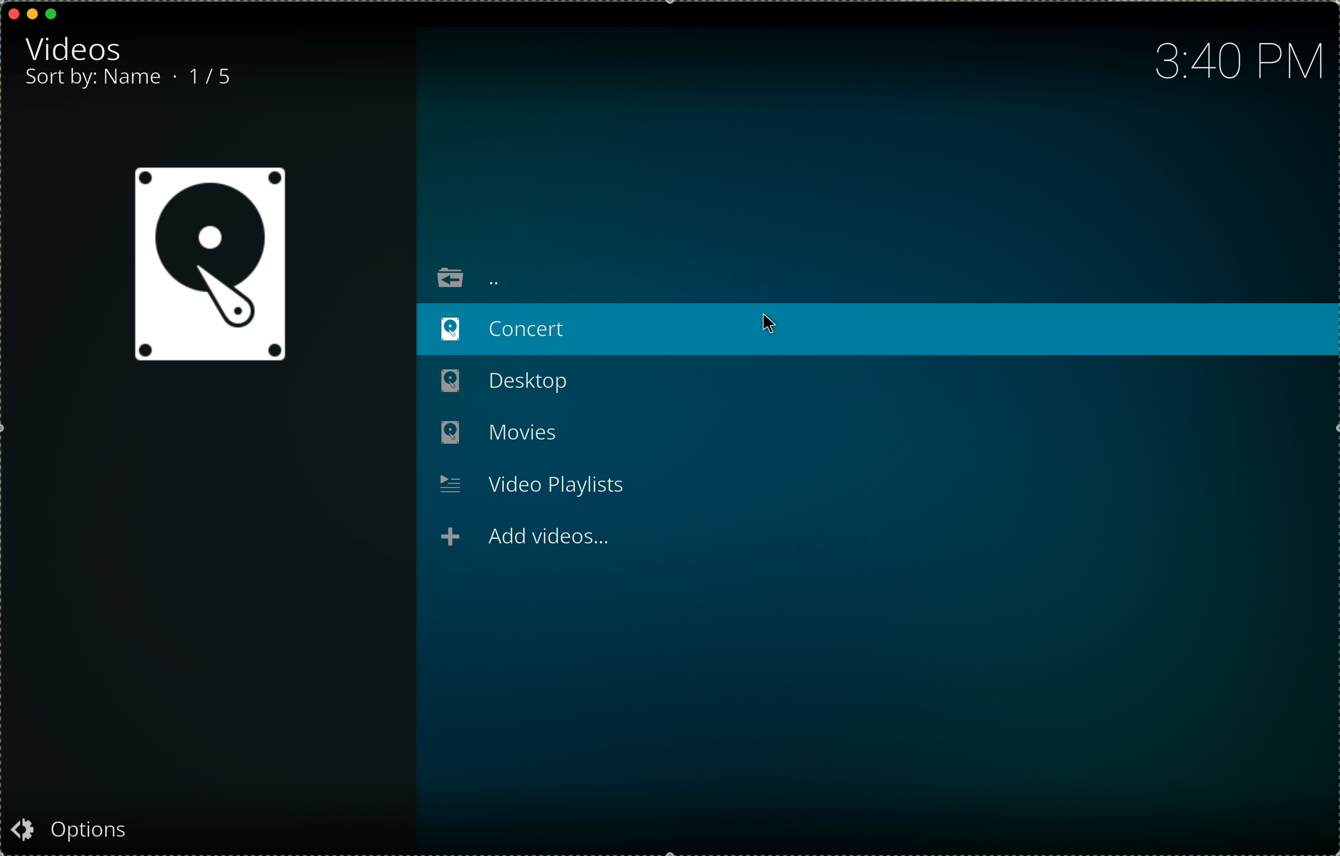  What do you see at coordinates (485, 276) in the screenshot?
I see `to top` at bounding box center [485, 276].